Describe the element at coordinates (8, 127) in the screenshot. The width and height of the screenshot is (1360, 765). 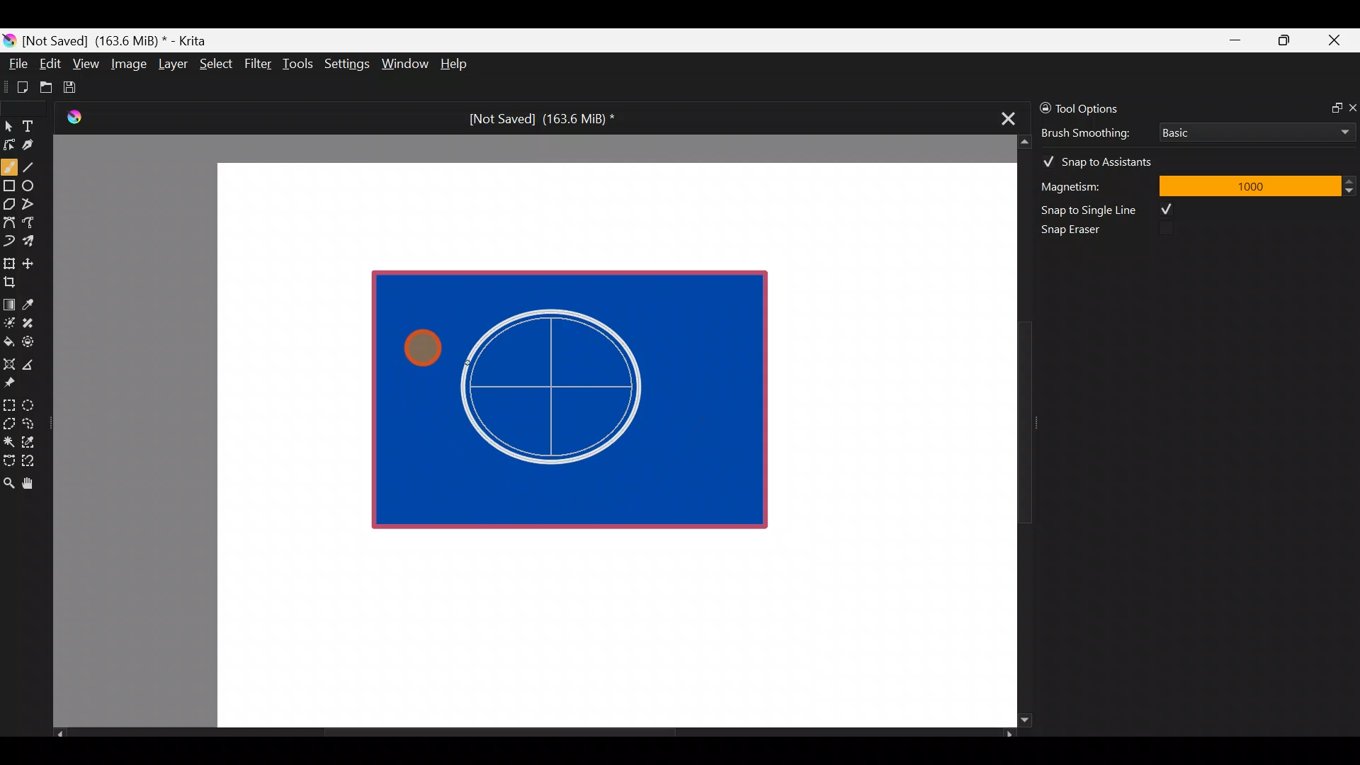
I see `Select shapes tool` at that location.